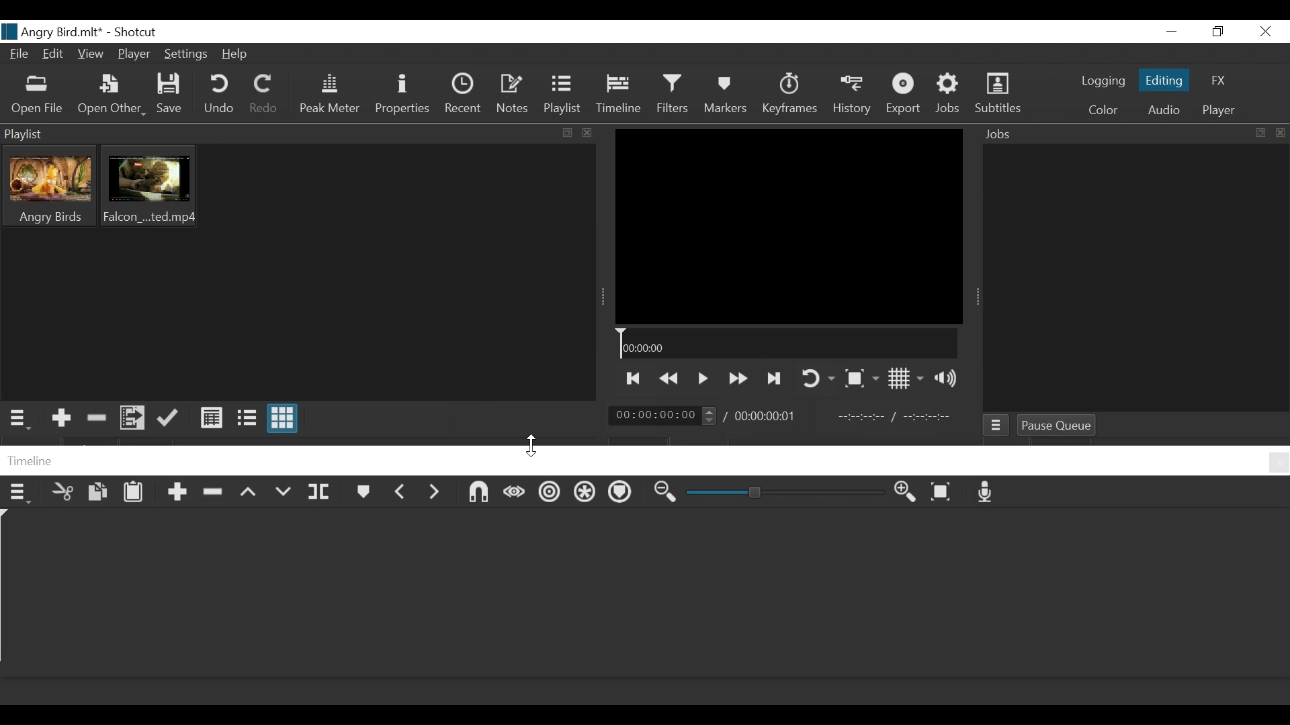 This screenshot has height=725, width=1290. What do you see at coordinates (321, 494) in the screenshot?
I see `Split at playhead` at bounding box center [321, 494].